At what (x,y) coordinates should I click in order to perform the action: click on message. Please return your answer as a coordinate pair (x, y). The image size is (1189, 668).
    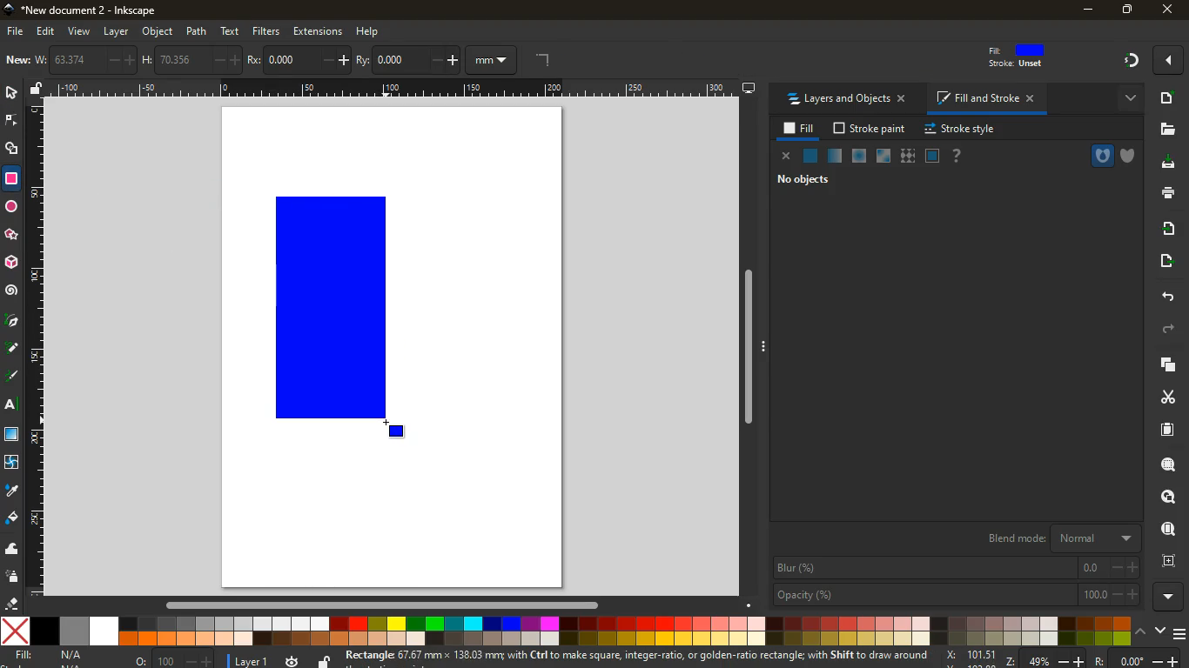
    Looking at the image, I should click on (637, 656).